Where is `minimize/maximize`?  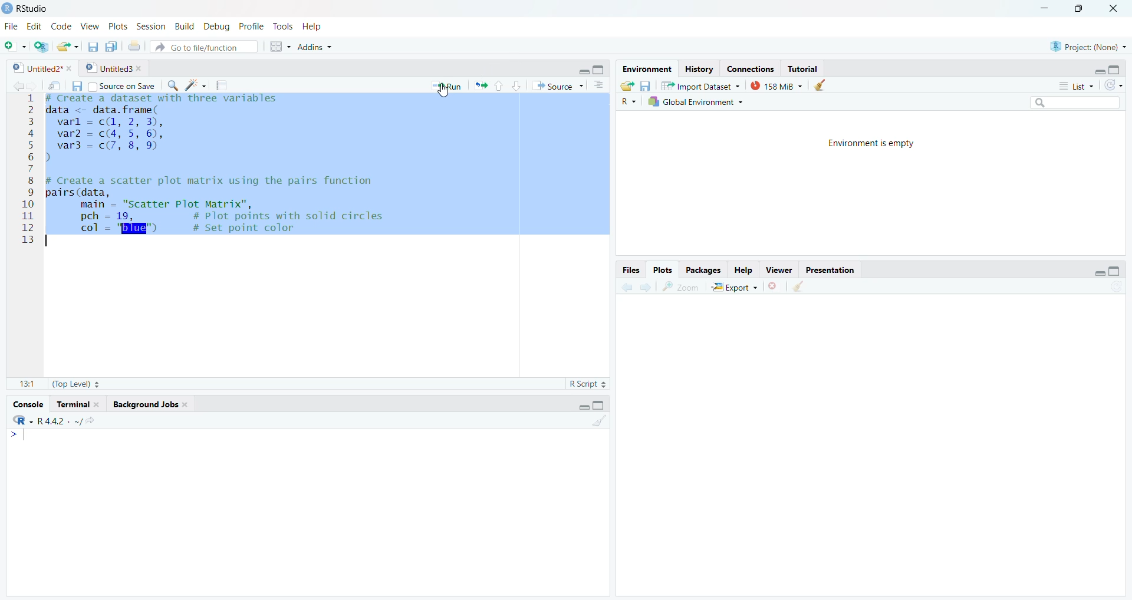 minimize/maximize is located at coordinates (1110, 69).